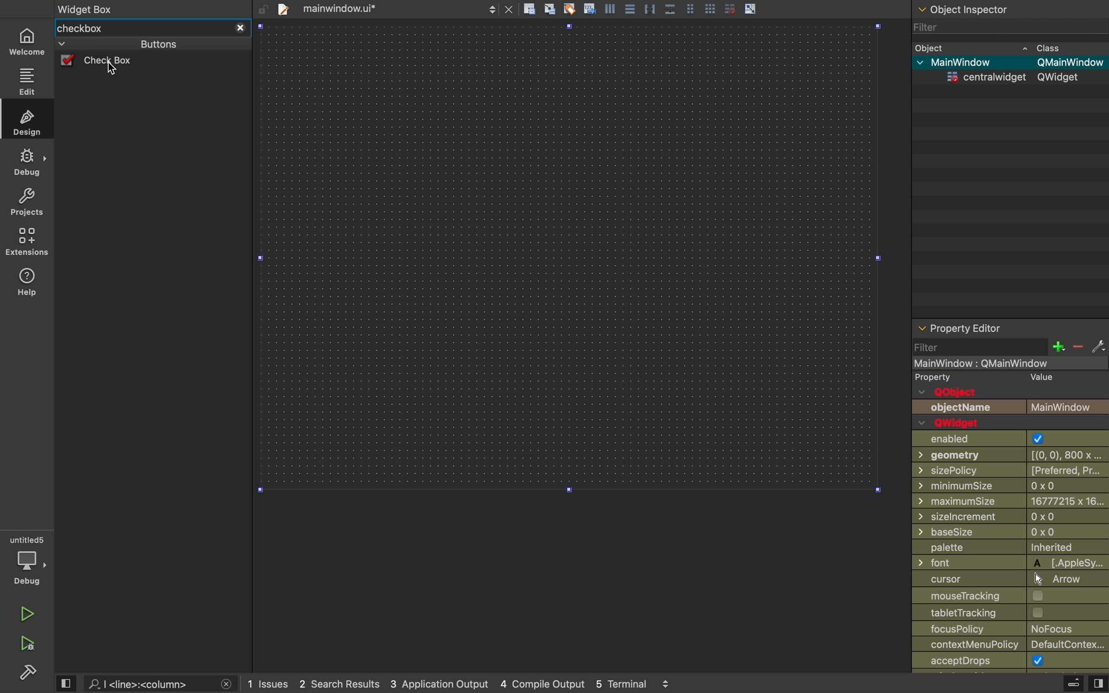  I want to click on view, so click(1098, 684).